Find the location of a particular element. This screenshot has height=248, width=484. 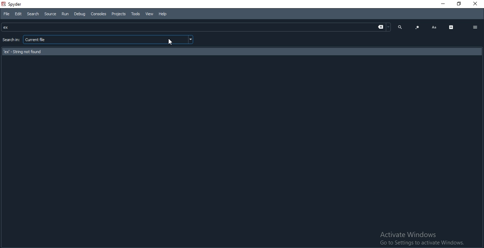

spyder is located at coordinates (13, 4).